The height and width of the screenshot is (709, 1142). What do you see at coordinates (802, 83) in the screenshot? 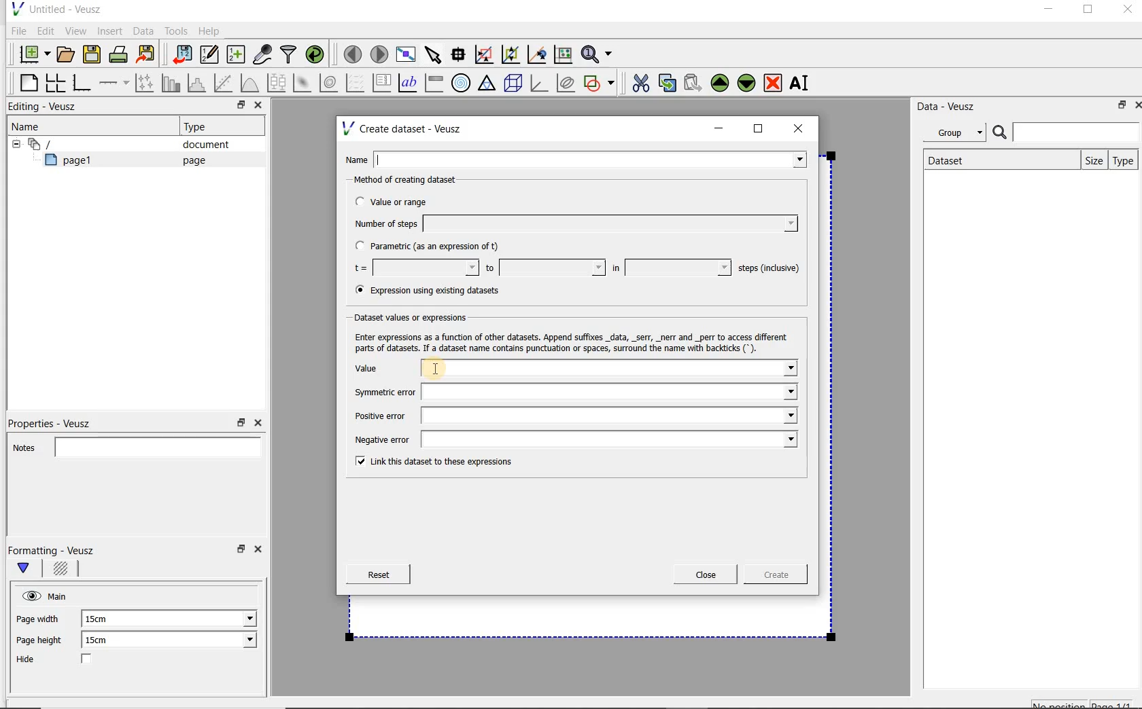
I see `rename the selected widget` at bounding box center [802, 83].